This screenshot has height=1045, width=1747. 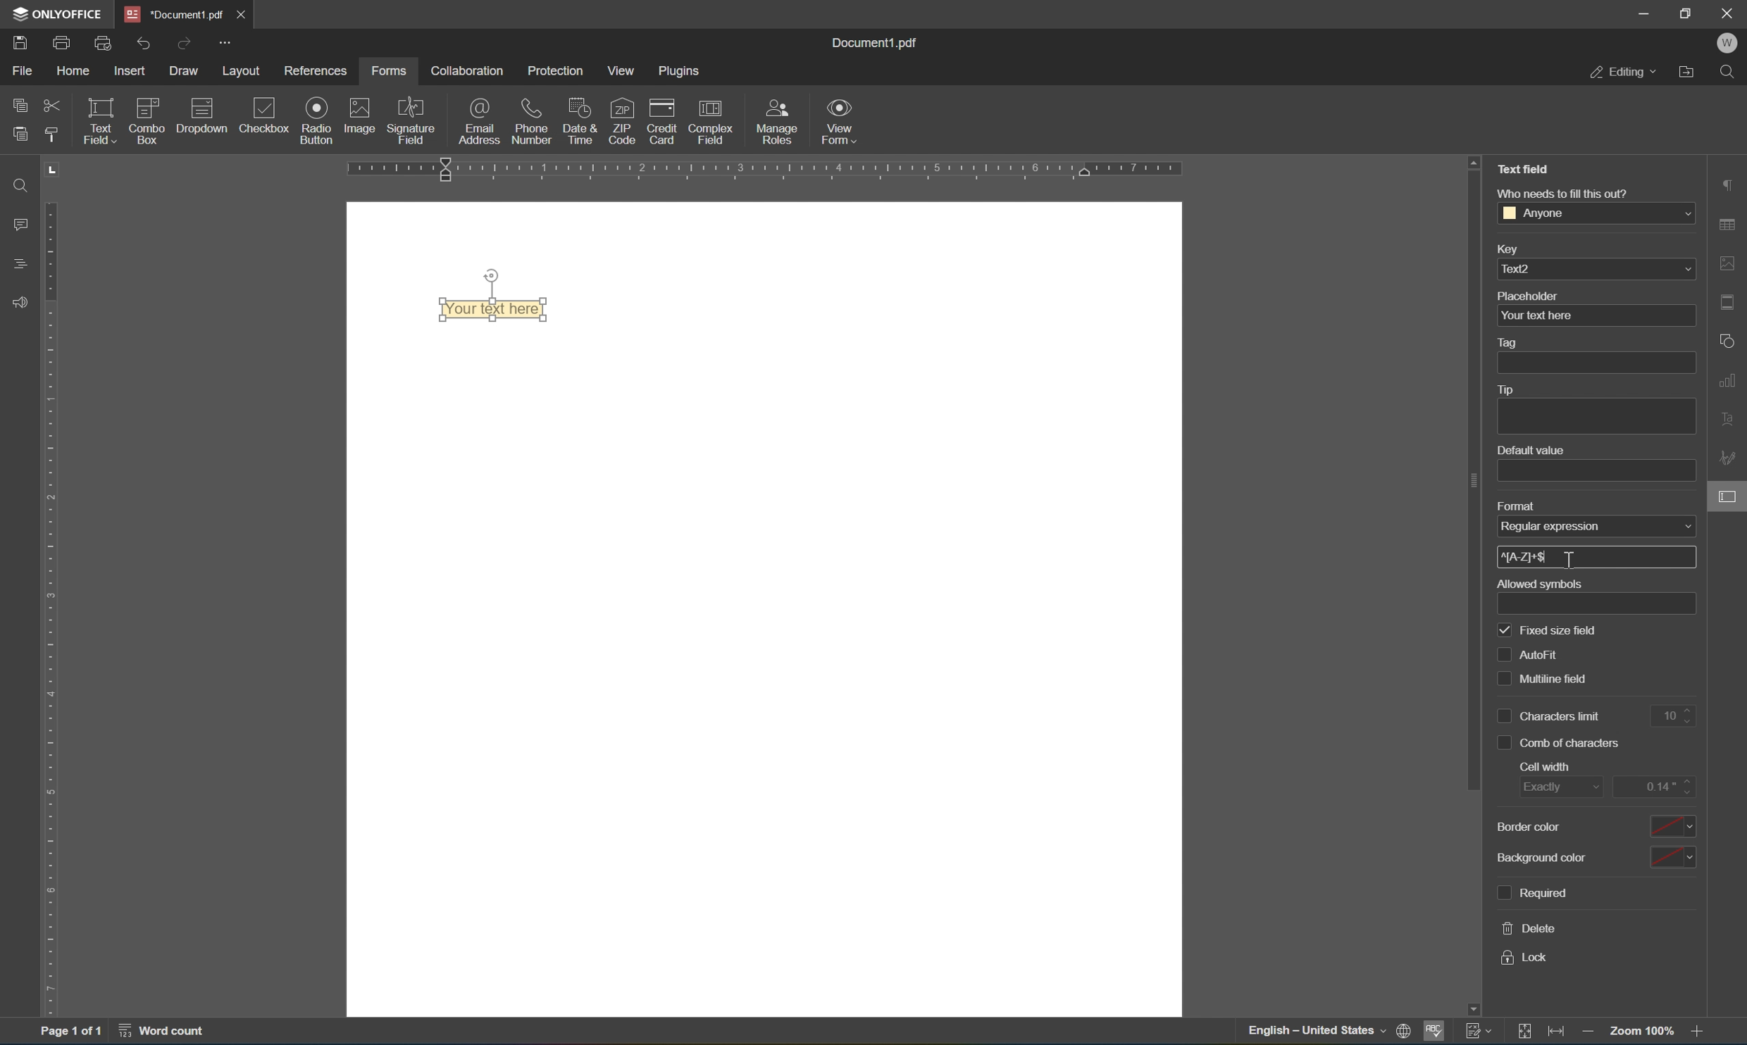 What do you see at coordinates (22, 187) in the screenshot?
I see `Find` at bounding box center [22, 187].